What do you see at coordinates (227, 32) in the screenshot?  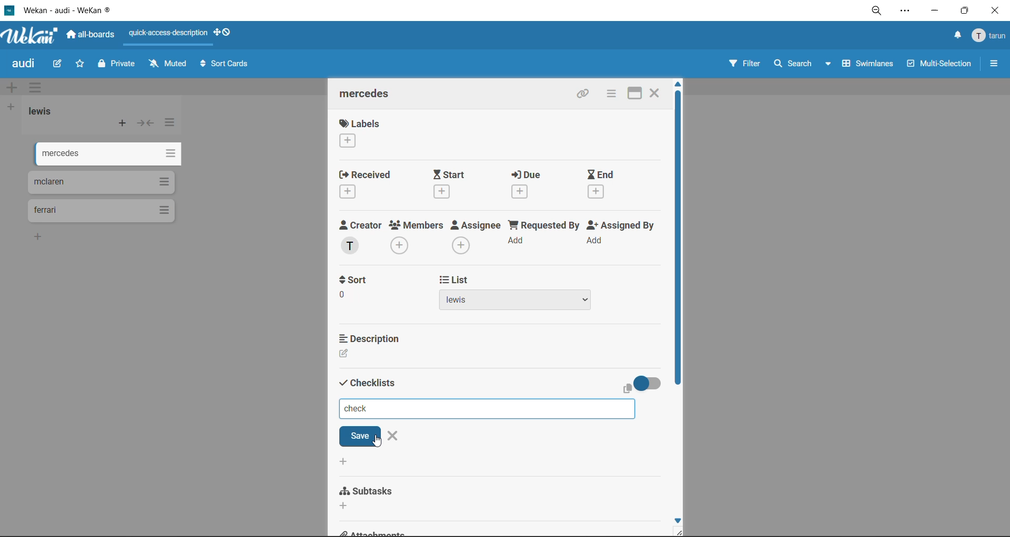 I see `show desktop drag handles` at bounding box center [227, 32].